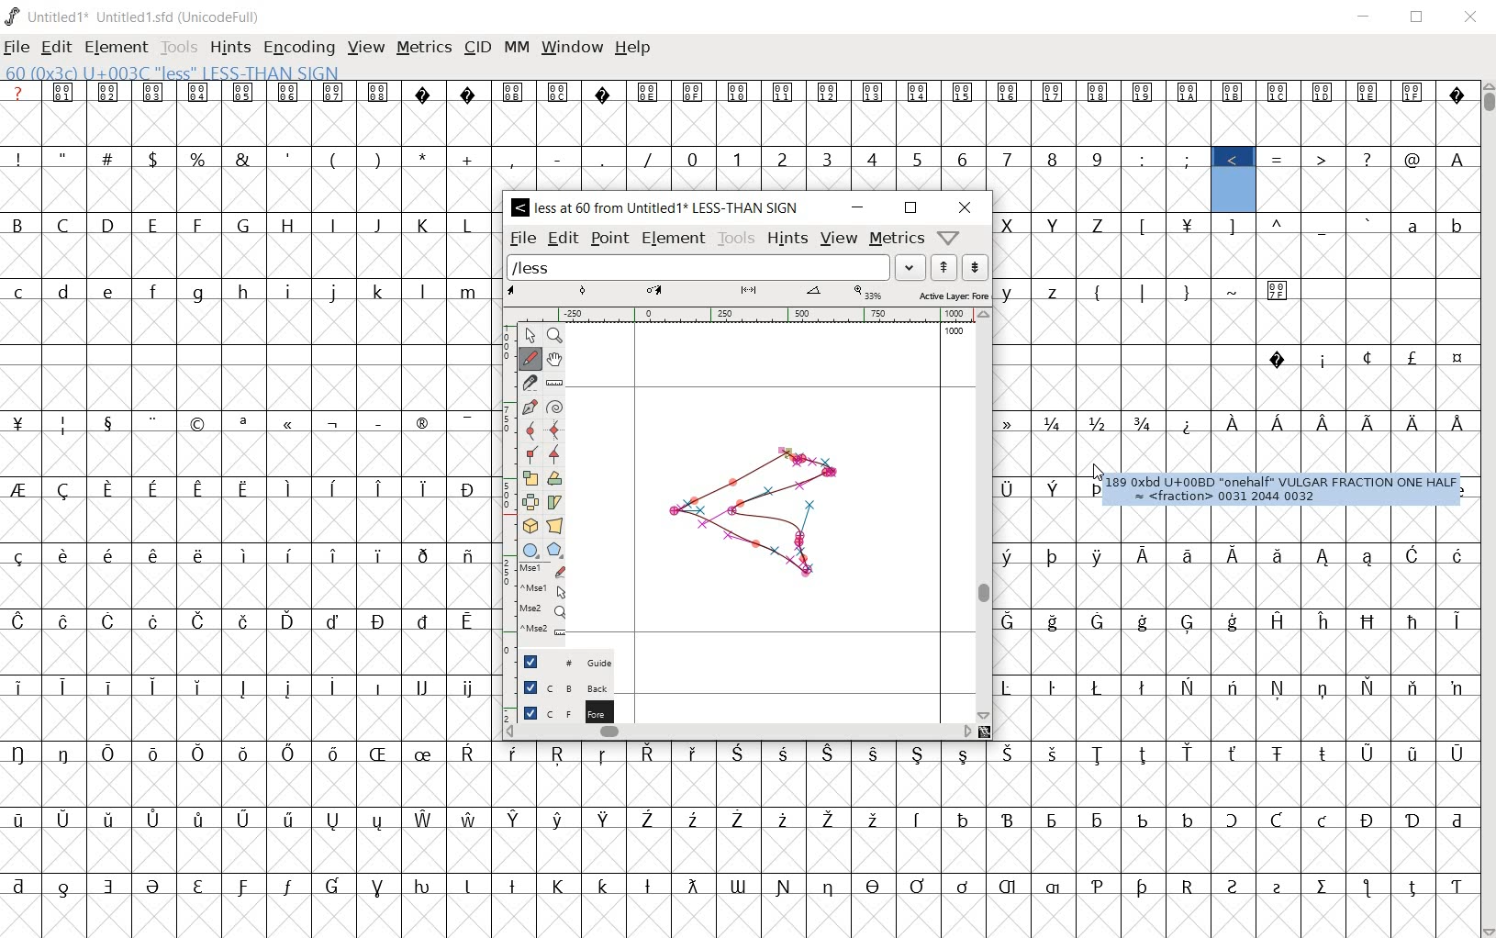 The width and height of the screenshot is (1496, 938). Describe the element at coordinates (58, 47) in the screenshot. I see `edit` at that location.